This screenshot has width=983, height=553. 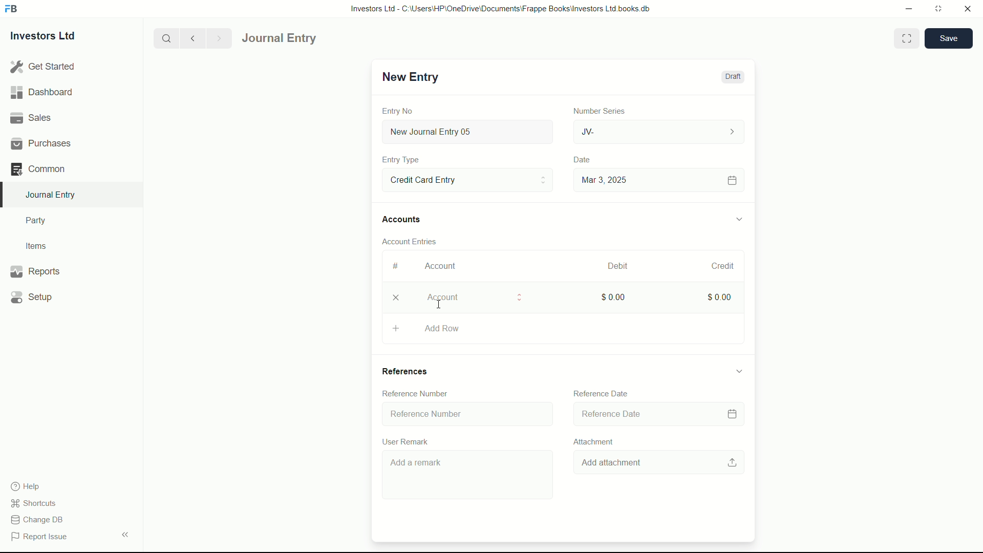 What do you see at coordinates (438, 304) in the screenshot?
I see `cursor` at bounding box center [438, 304].